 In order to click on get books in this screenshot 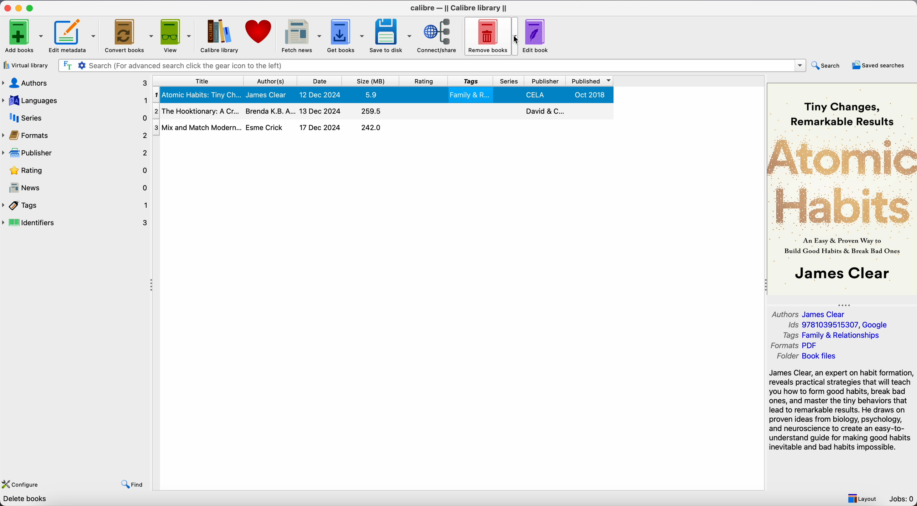, I will do `click(346, 36)`.